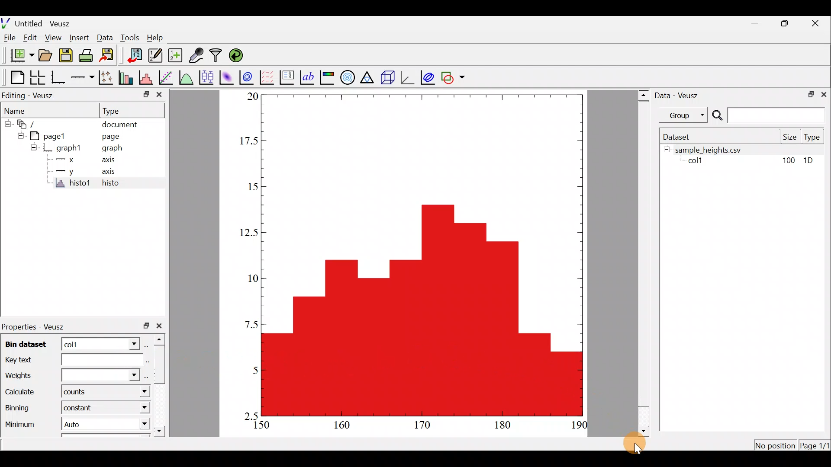 The height and width of the screenshot is (467, 831). What do you see at coordinates (267, 77) in the screenshot?
I see `plot a vector field` at bounding box center [267, 77].